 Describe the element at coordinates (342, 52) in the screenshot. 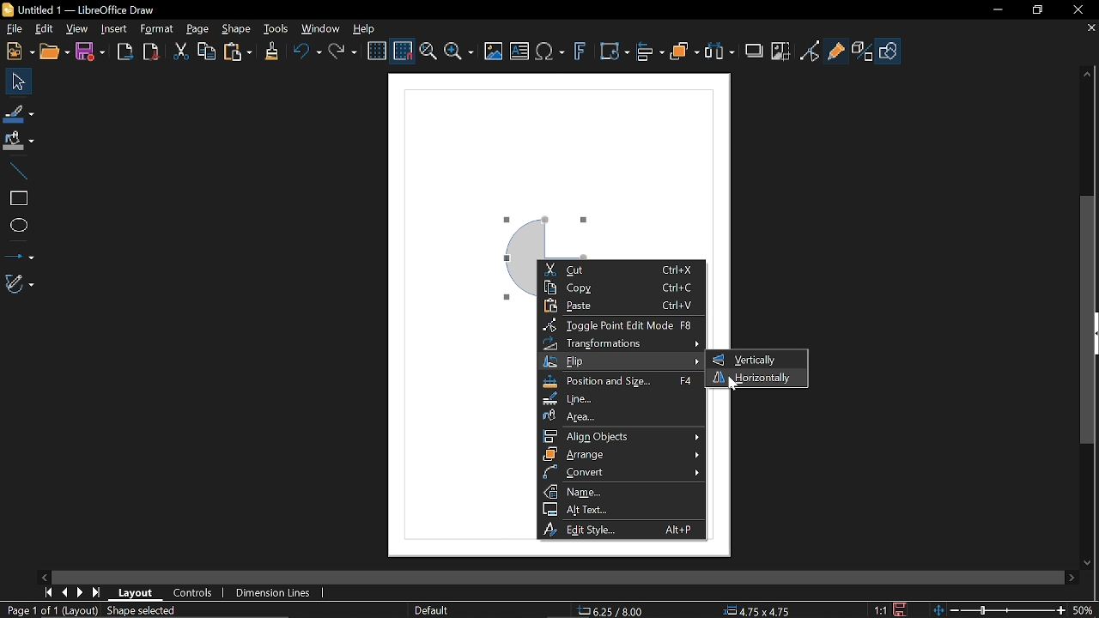

I see `Redo` at that location.